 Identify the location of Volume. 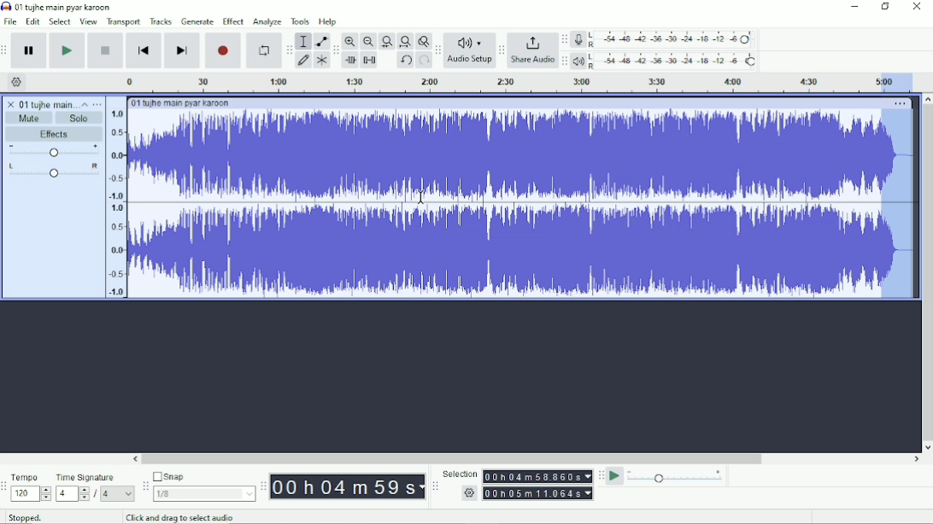
(54, 151).